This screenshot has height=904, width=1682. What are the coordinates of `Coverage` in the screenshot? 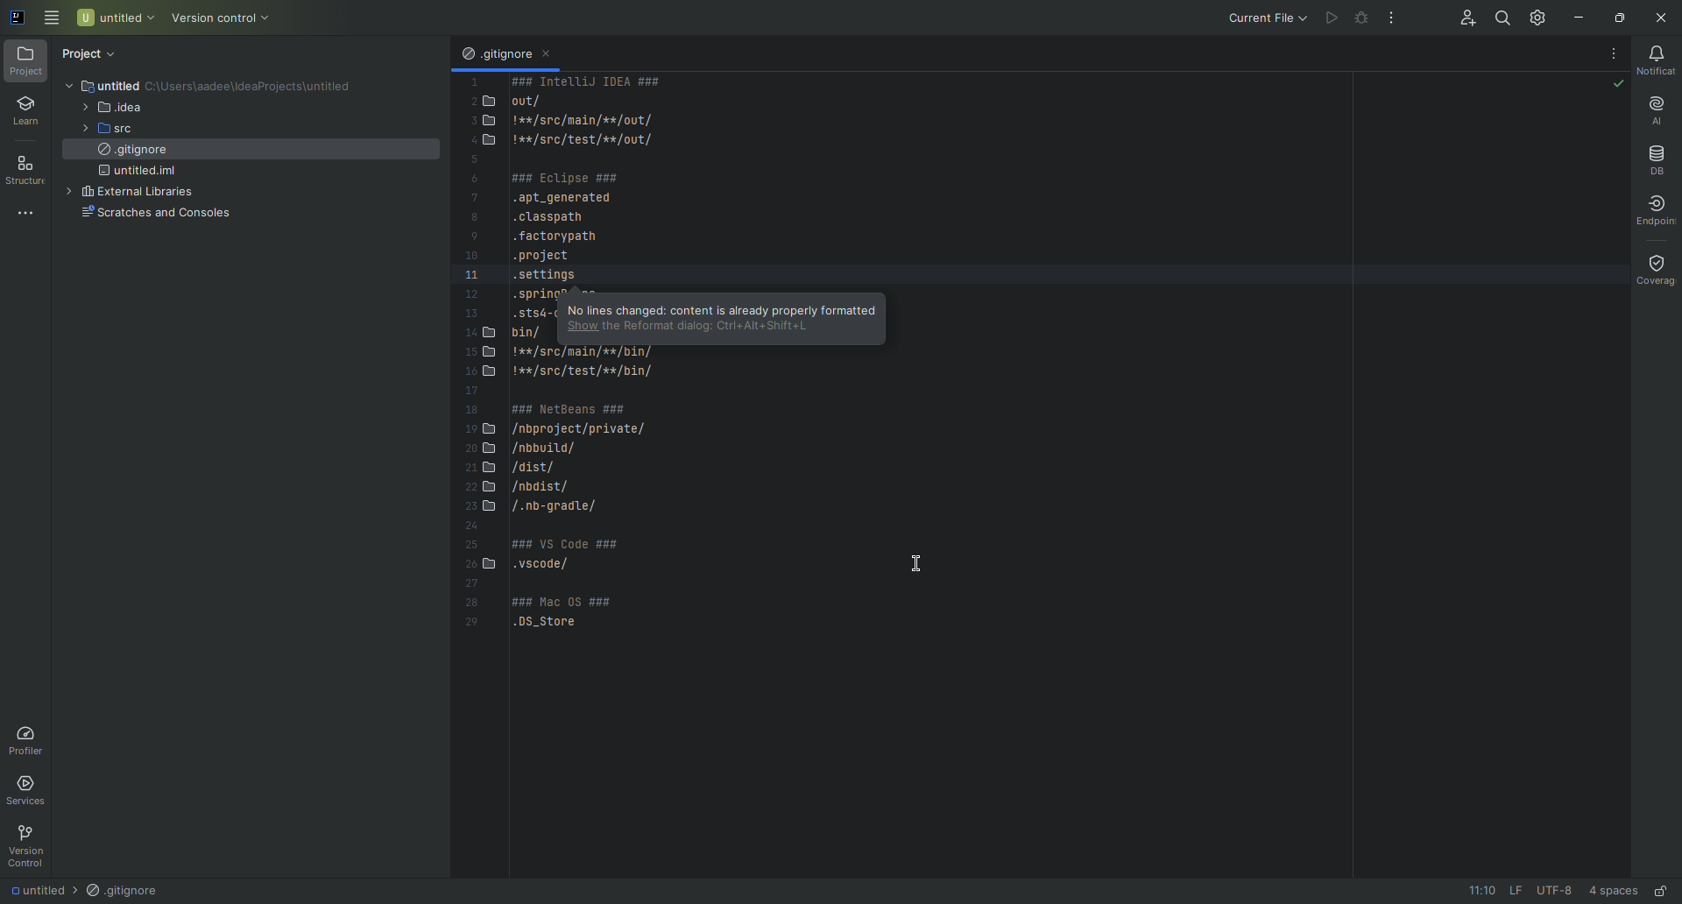 It's located at (1650, 268).